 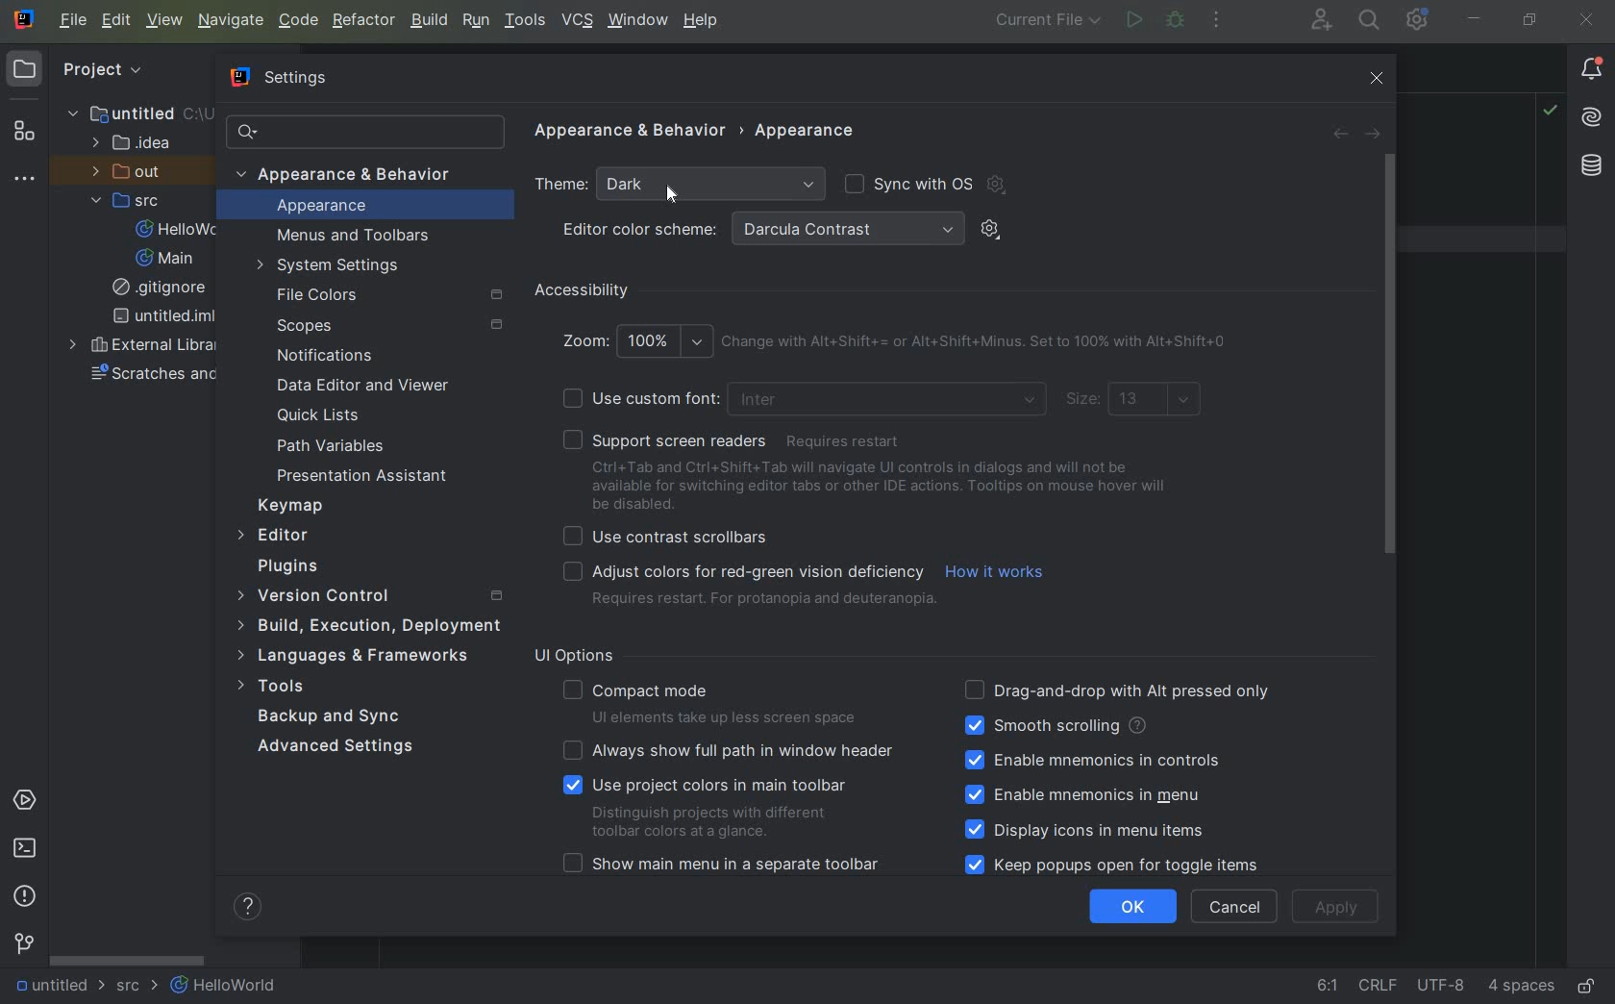 I want to click on LANGUAGES & FRAMEWORKS, so click(x=363, y=657).